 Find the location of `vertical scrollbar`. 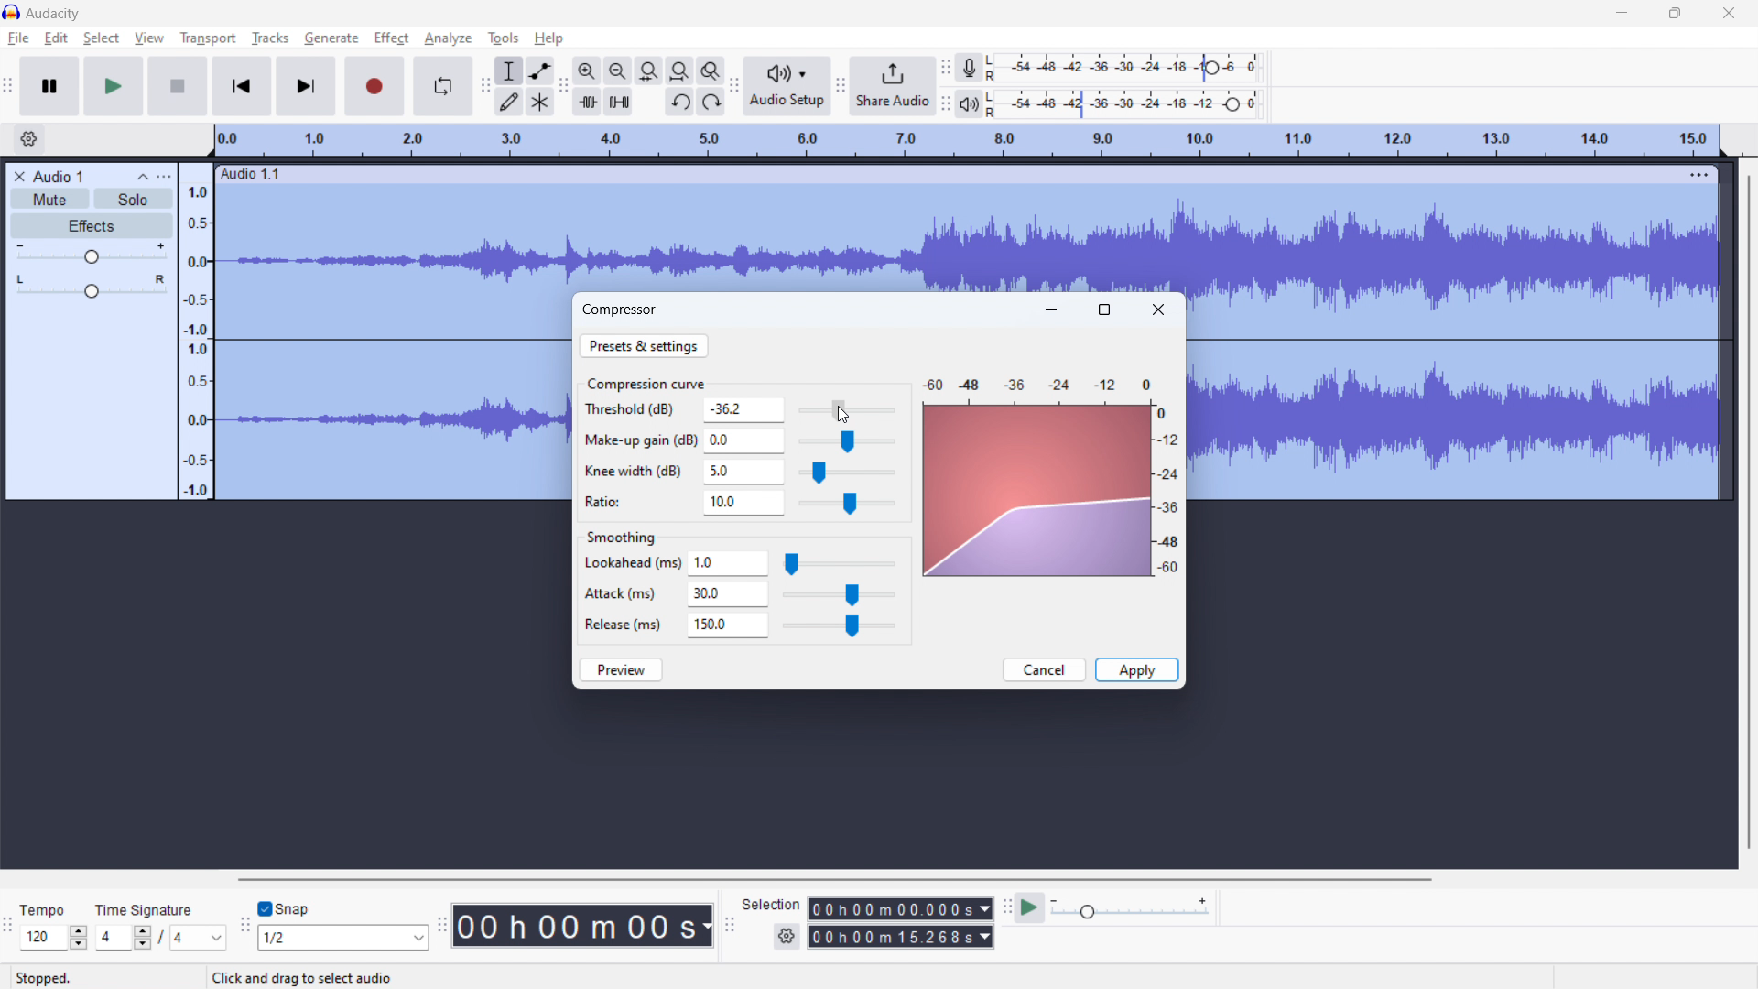

vertical scrollbar is located at coordinates (1750, 506).